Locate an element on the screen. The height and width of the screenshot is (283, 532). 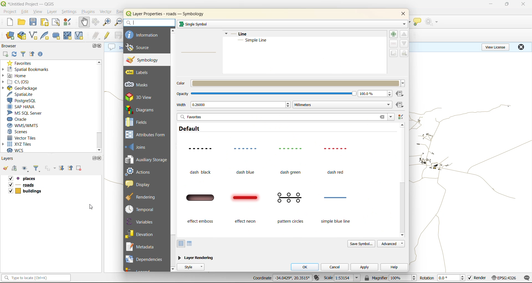
remove symbol layer is located at coordinates (394, 44).